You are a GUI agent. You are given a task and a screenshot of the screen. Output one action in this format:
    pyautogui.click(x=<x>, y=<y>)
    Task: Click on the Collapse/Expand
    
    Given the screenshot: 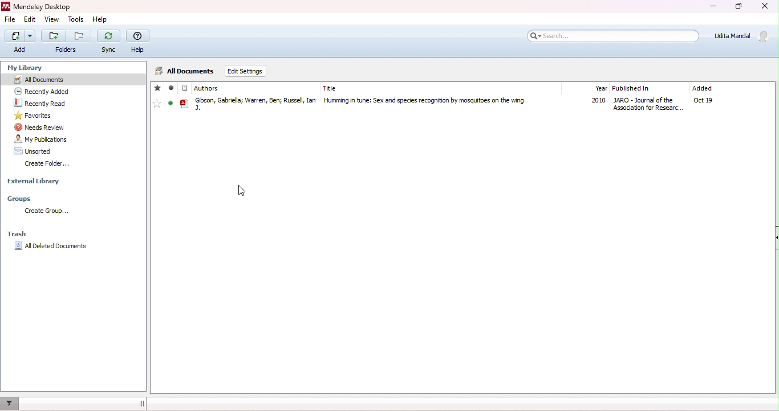 What is the action you would take?
    pyautogui.click(x=777, y=237)
    